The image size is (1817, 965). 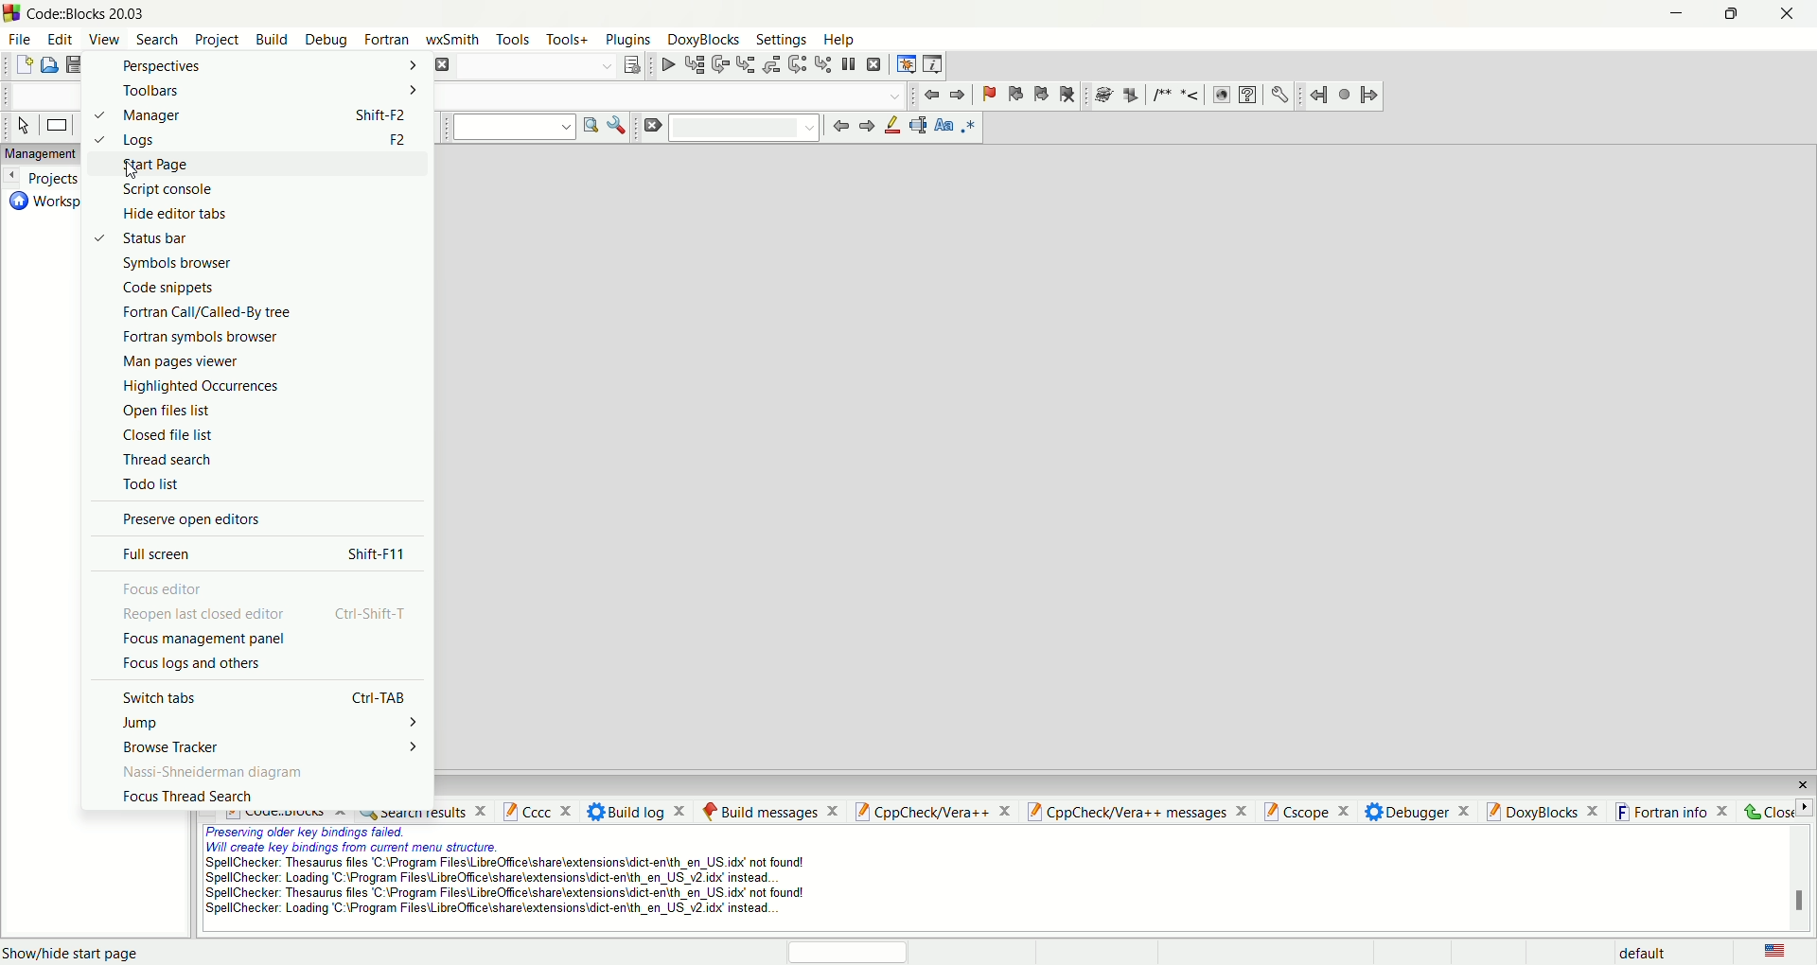 What do you see at coordinates (256, 553) in the screenshot?
I see `full screen` at bounding box center [256, 553].